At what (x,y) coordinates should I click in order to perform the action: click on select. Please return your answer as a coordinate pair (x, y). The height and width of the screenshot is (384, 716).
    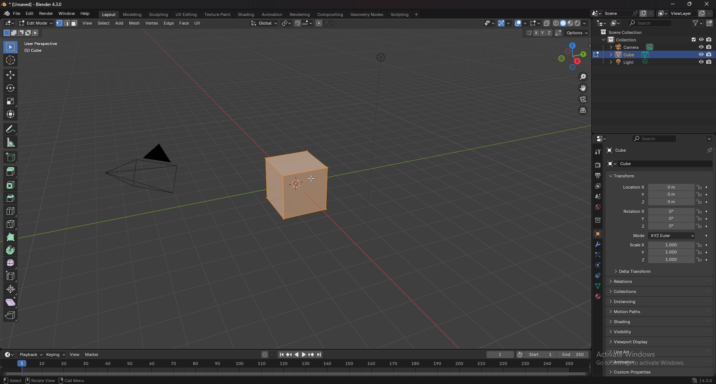
    Looking at the image, I should click on (11, 47).